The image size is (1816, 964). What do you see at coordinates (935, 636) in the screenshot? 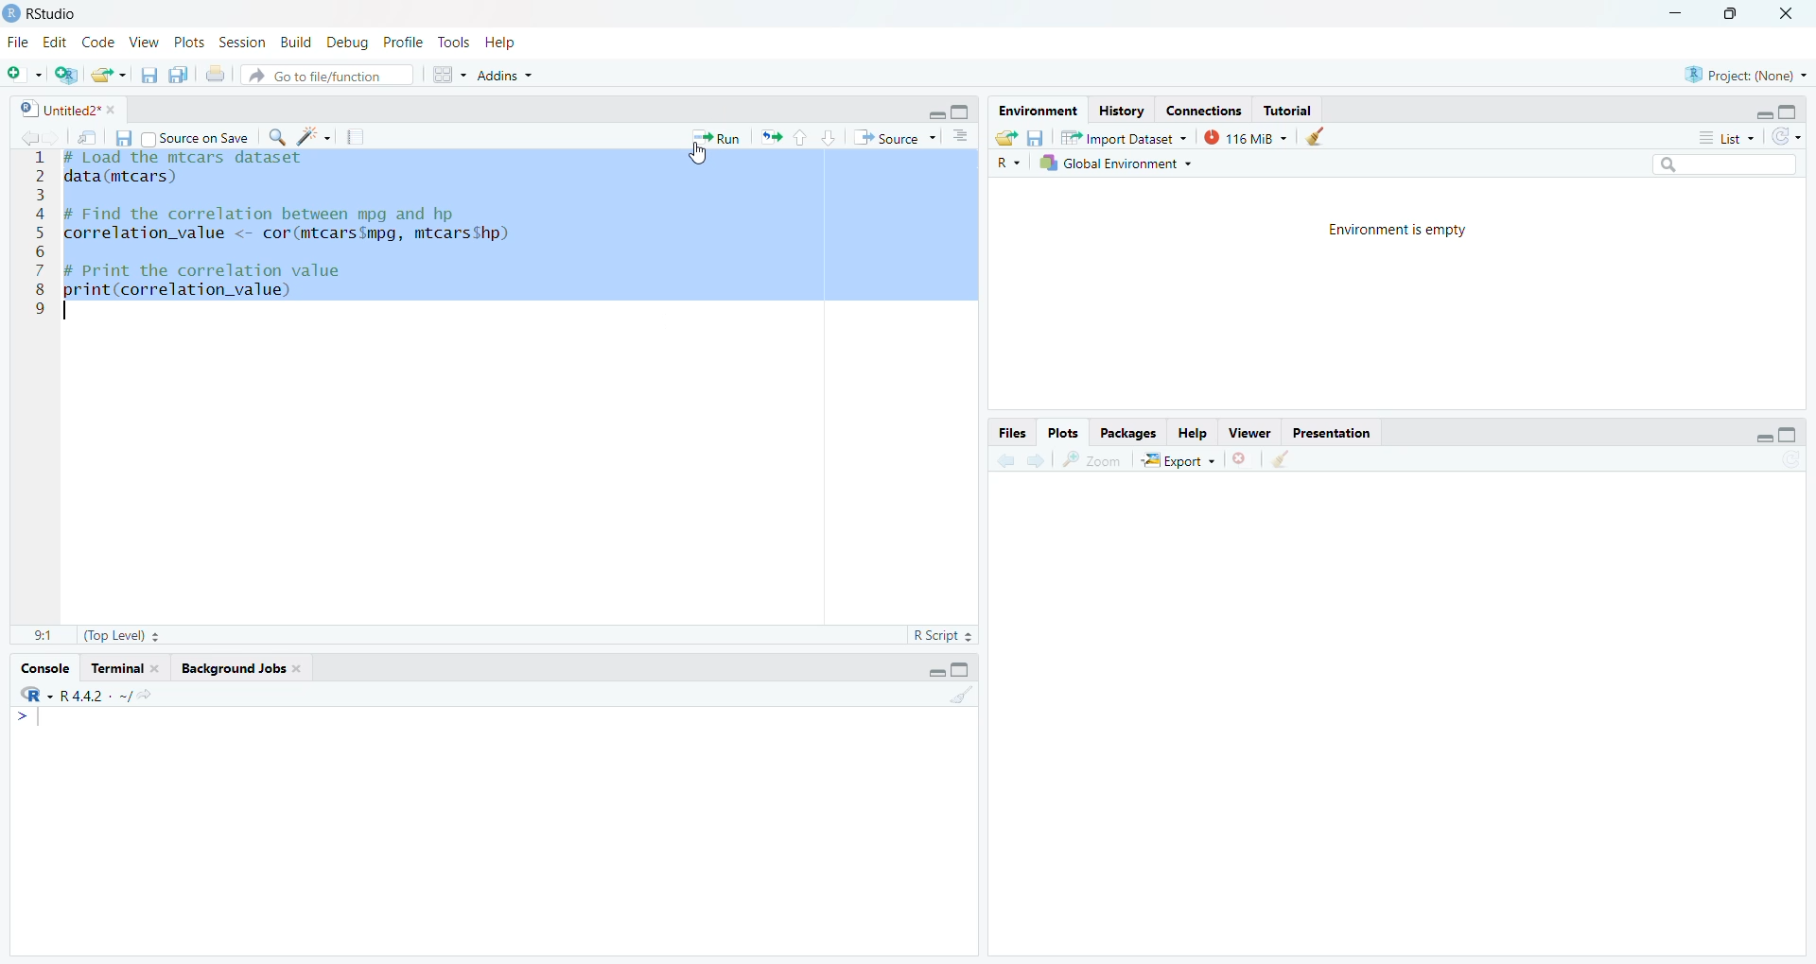
I see `R Script` at bounding box center [935, 636].